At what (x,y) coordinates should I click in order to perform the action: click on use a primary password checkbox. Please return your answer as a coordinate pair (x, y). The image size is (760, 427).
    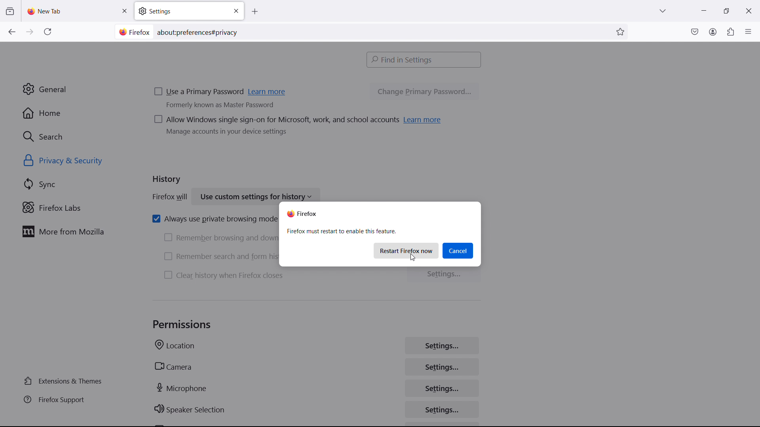
    Looking at the image, I should click on (199, 93).